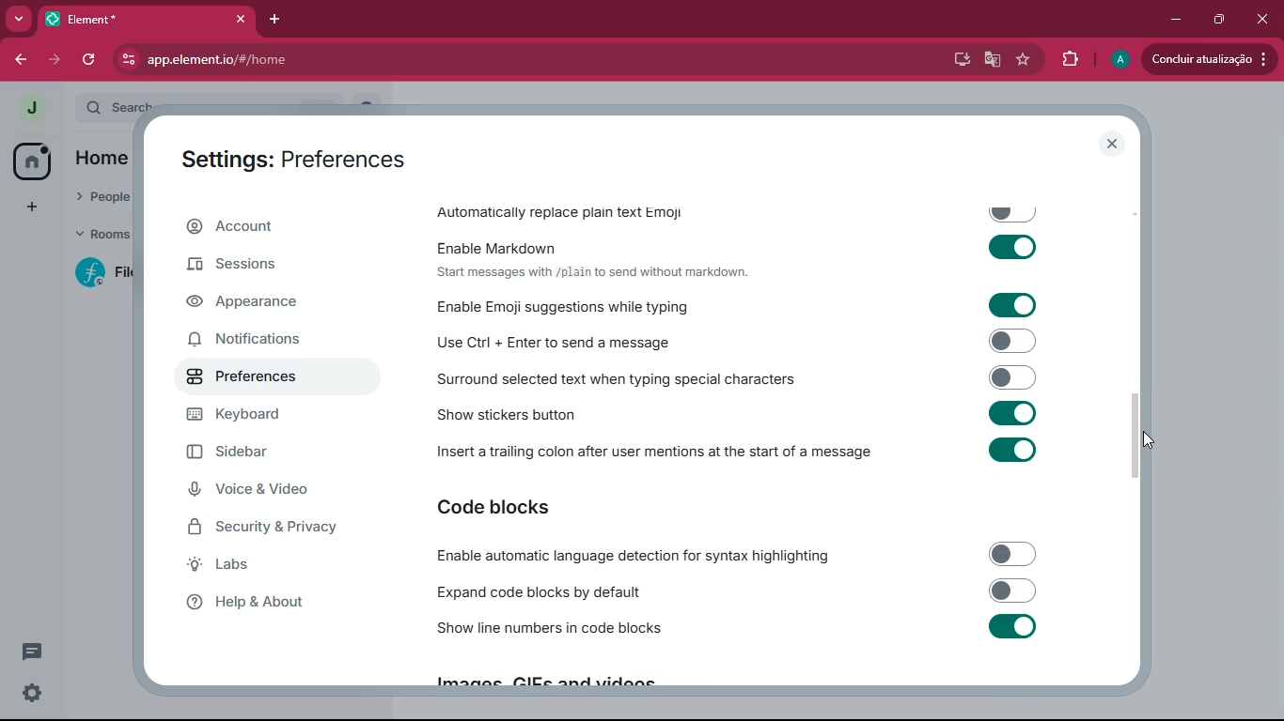 Image resolution: width=1284 pixels, height=721 pixels. I want to click on voice & video, so click(275, 489).